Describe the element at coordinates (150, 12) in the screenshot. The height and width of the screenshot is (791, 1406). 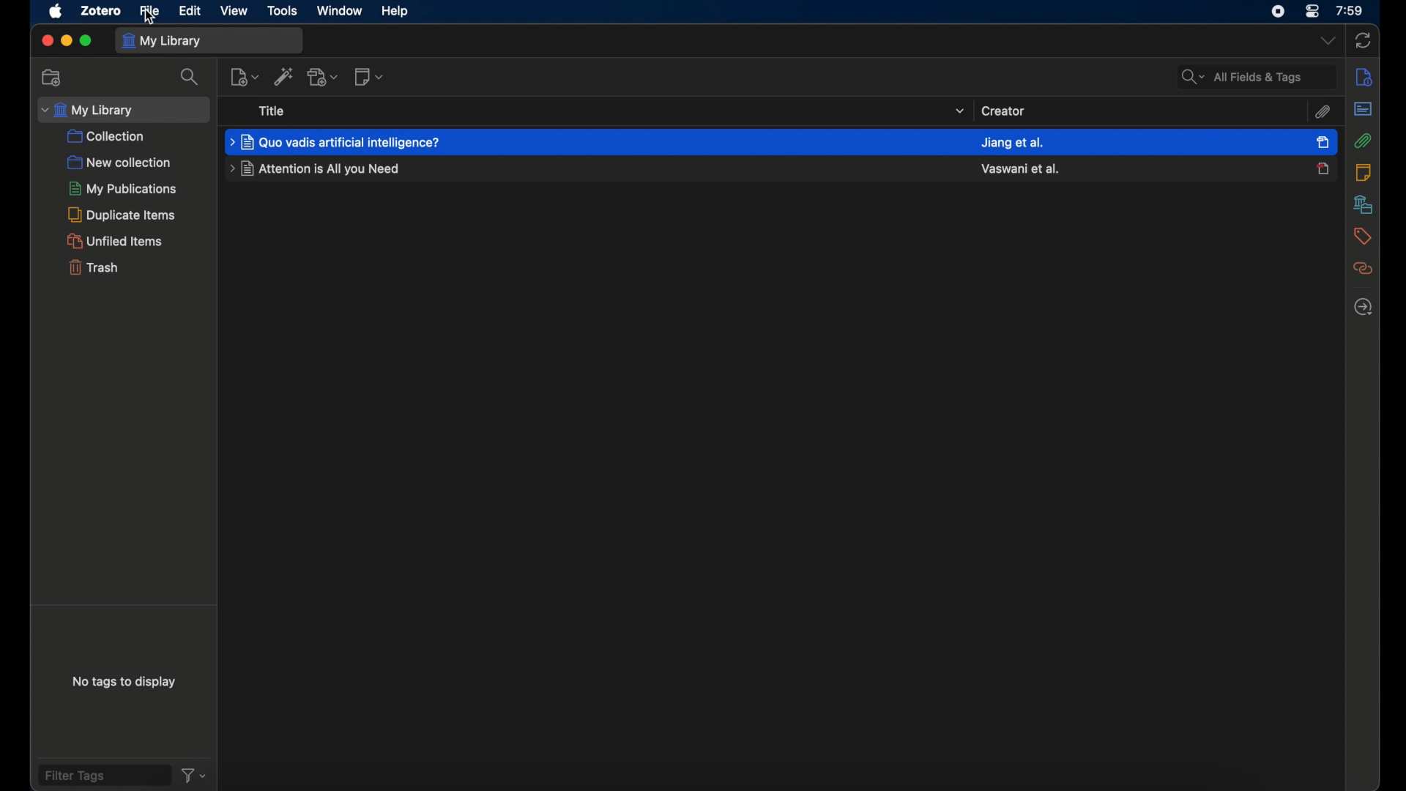
I see `file` at that location.